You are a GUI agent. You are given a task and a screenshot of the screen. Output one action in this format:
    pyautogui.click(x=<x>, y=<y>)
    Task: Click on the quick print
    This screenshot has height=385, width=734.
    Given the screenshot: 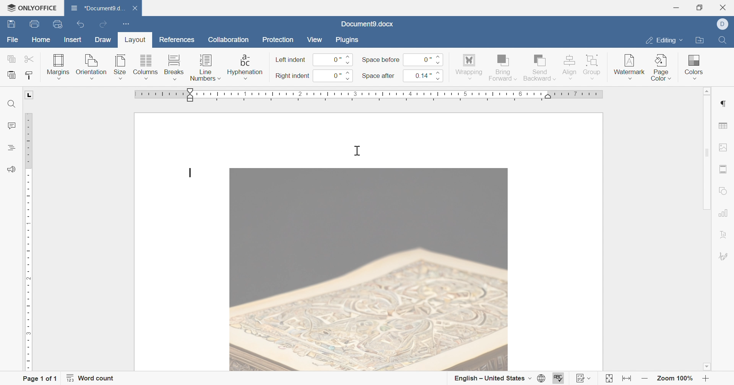 What is the action you would take?
    pyautogui.click(x=61, y=25)
    